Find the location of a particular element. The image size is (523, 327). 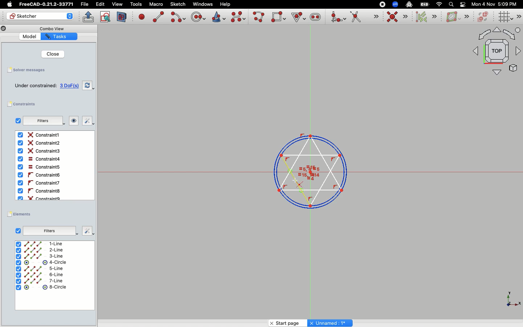

Sketch is located at coordinates (178, 4).